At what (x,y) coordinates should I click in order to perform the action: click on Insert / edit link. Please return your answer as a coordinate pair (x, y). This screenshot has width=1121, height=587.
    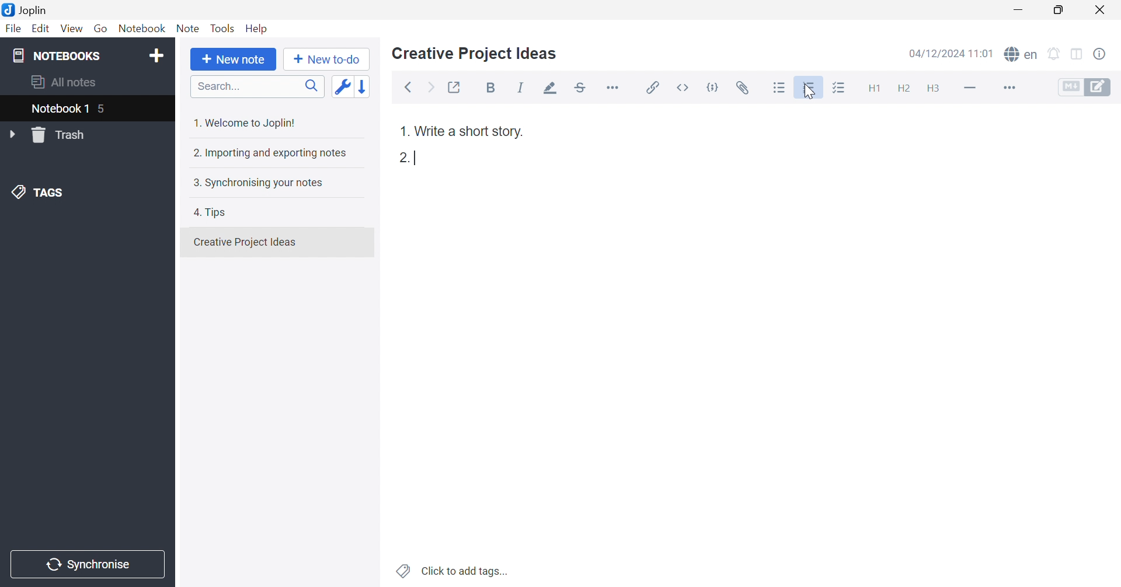
    Looking at the image, I should click on (653, 87).